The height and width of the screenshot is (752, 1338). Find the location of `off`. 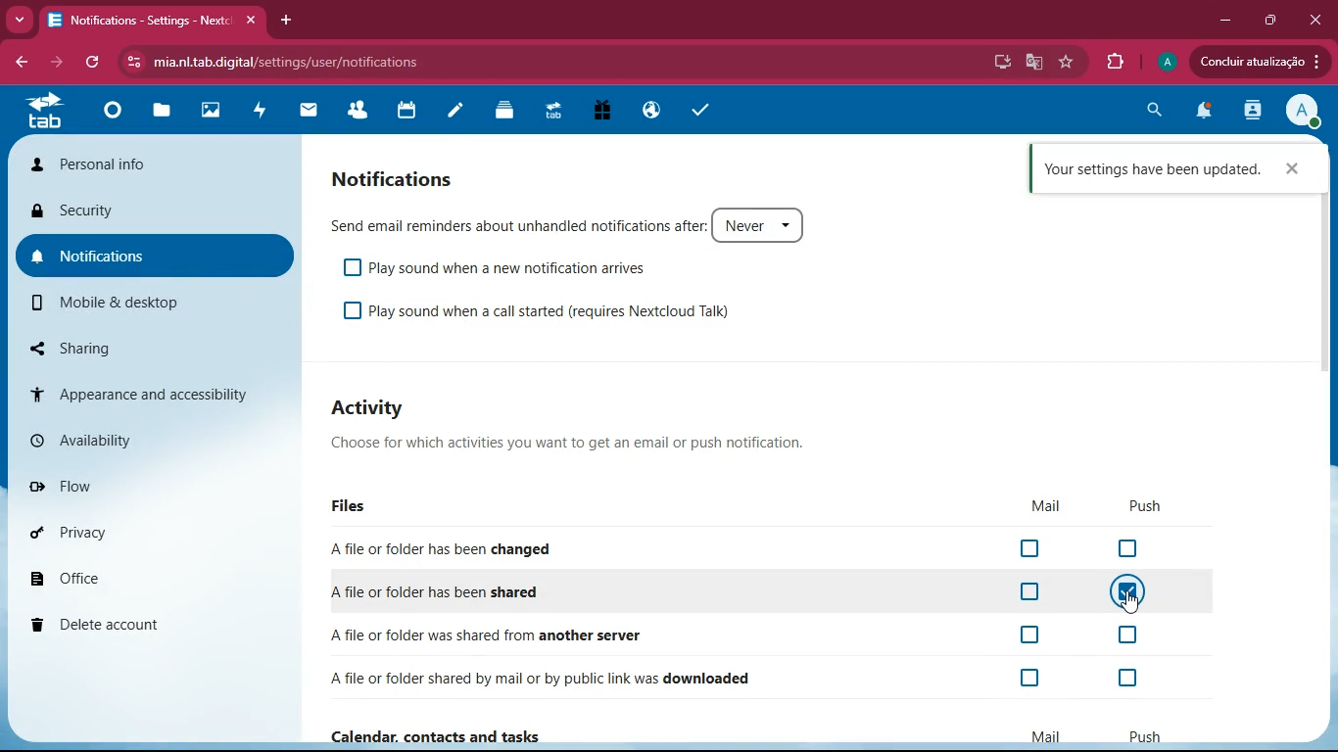

off is located at coordinates (1135, 680).